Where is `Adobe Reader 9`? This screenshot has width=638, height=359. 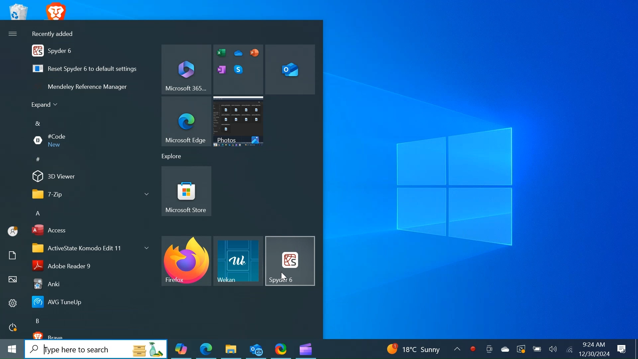
Adobe Reader 9 is located at coordinates (88, 265).